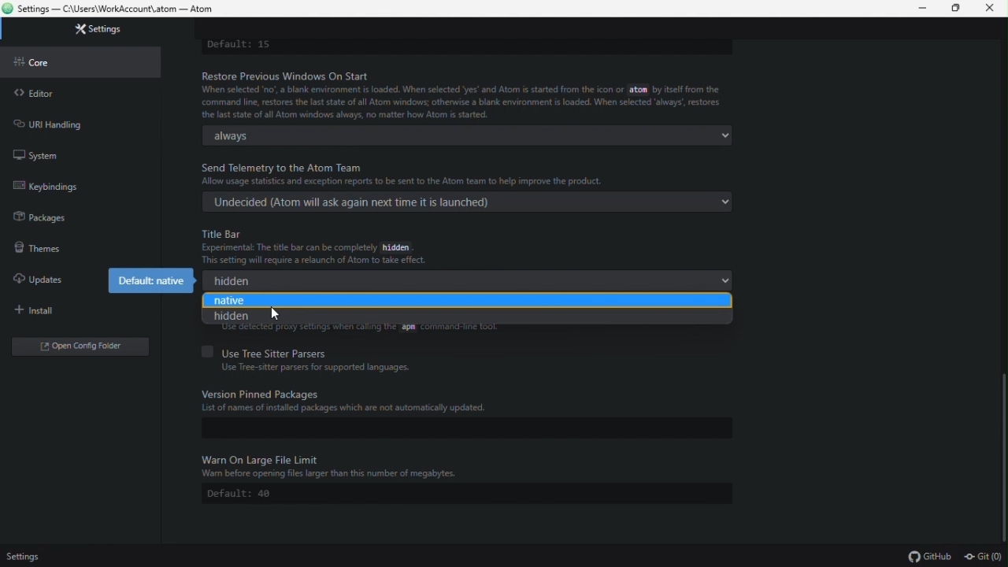 This screenshot has height=567, width=1008. What do you see at coordinates (929, 557) in the screenshot?
I see `github` at bounding box center [929, 557].